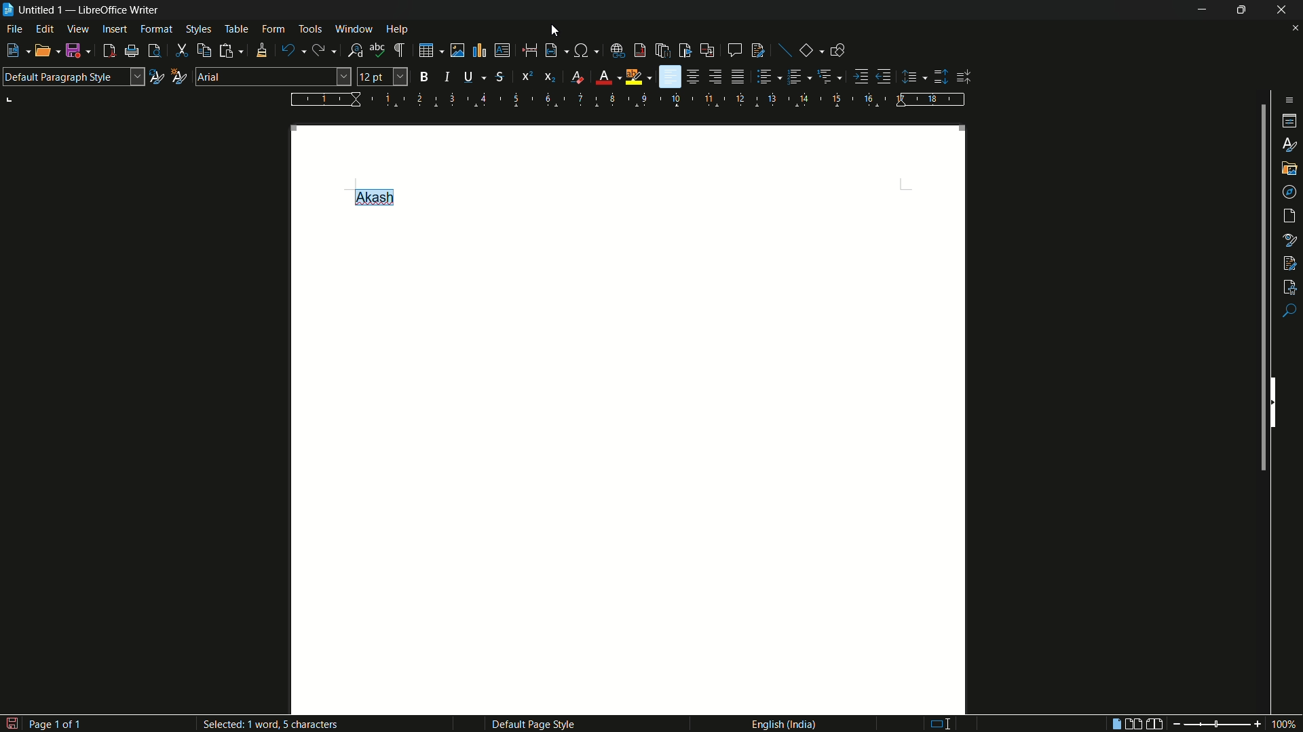 Image resolution: width=1303 pixels, height=732 pixels. Describe the element at coordinates (1291, 144) in the screenshot. I see `styles` at that location.